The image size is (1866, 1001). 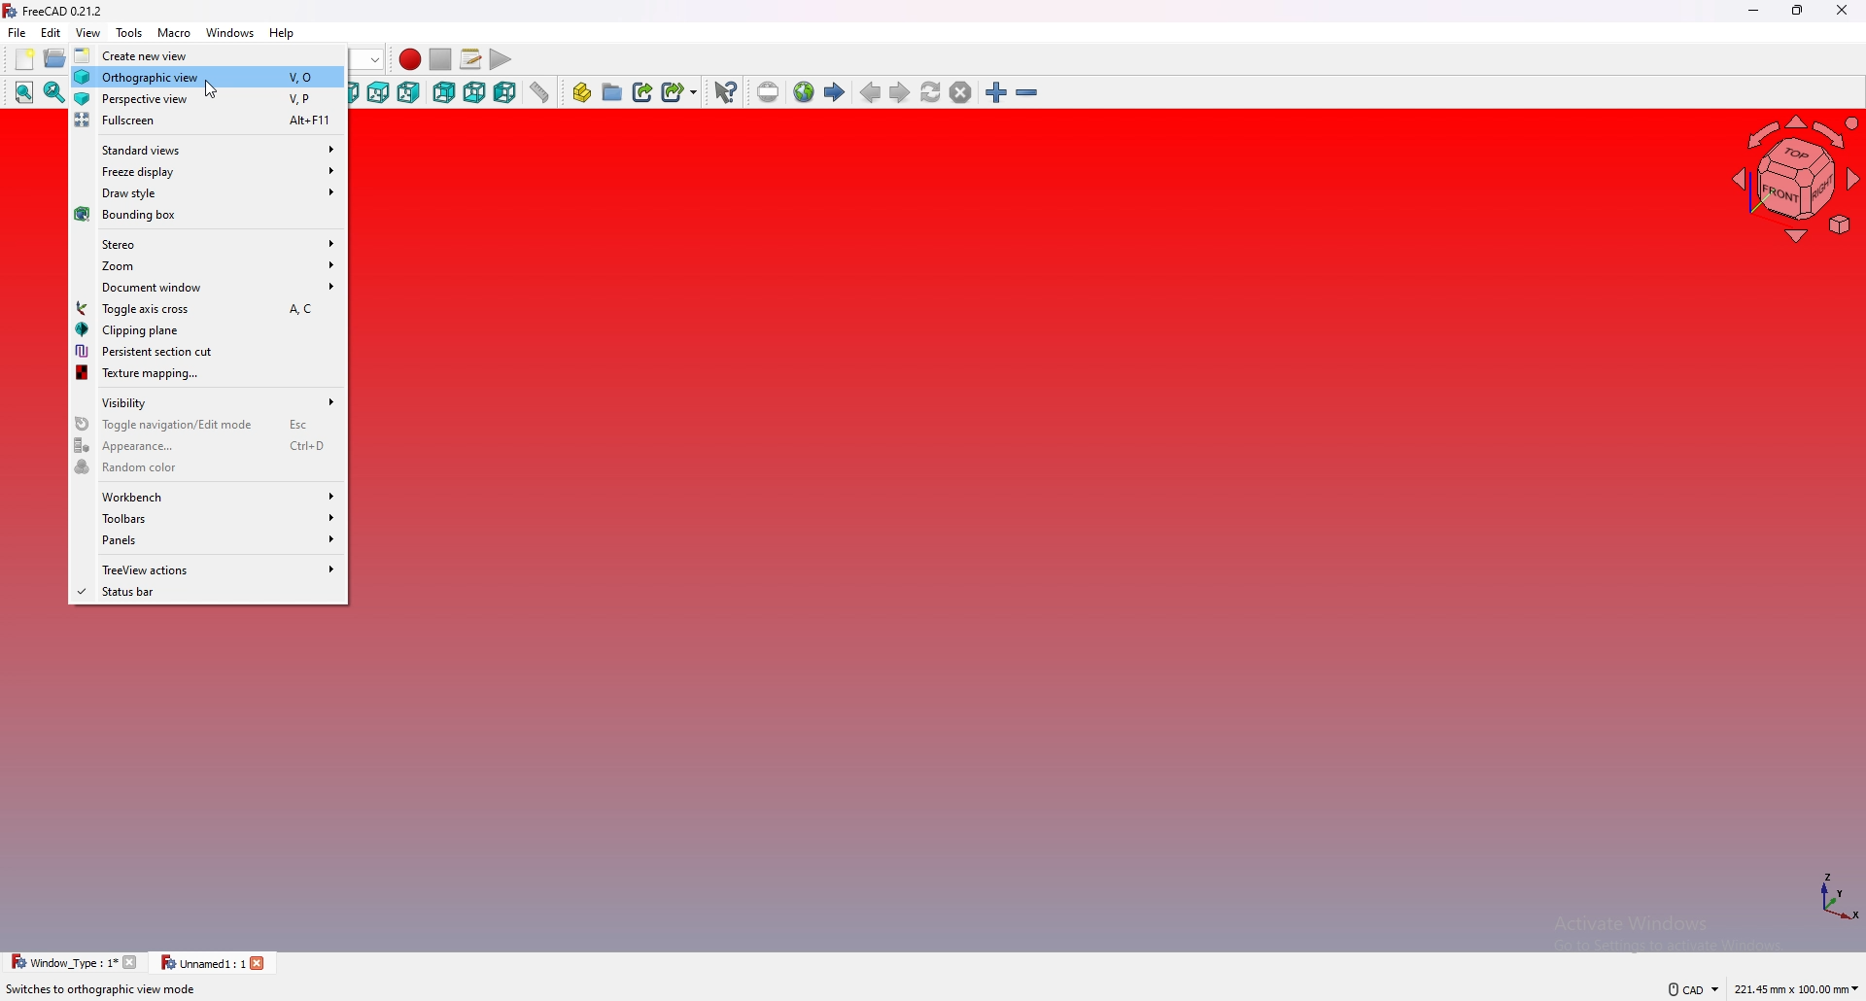 What do you see at coordinates (1689, 988) in the screenshot?
I see `CAD` at bounding box center [1689, 988].